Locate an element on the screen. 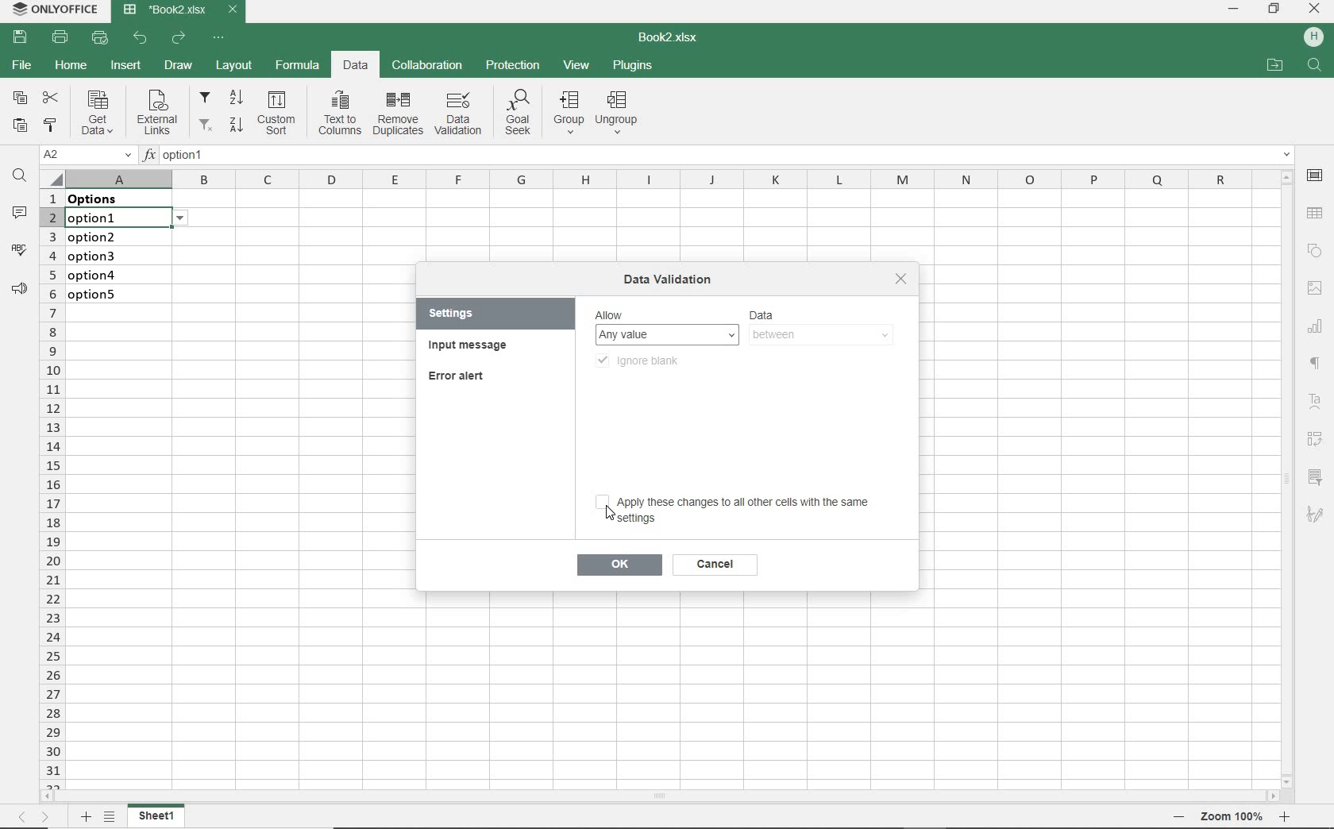 This screenshot has width=1334, height=829. SHAPE is located at coordinates (1317, 251).